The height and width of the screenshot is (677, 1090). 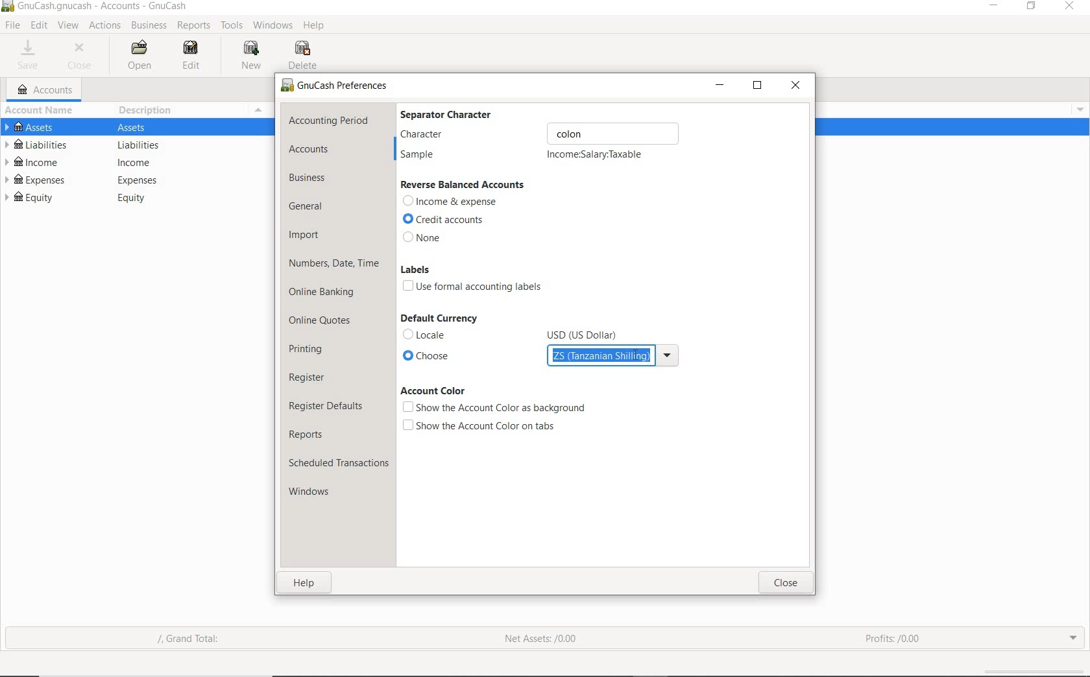 I want to click on expand, so click(x=1074, y=638).